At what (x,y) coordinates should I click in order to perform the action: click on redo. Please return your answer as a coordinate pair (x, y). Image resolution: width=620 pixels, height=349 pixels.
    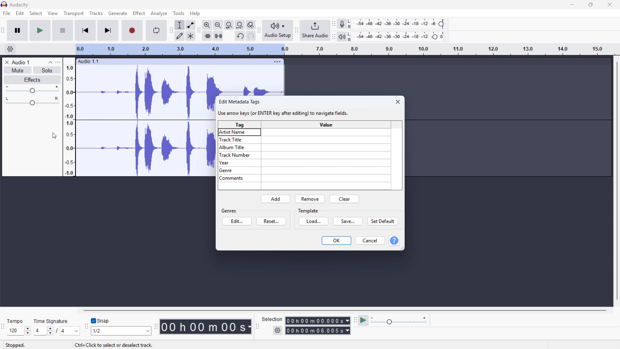
    Looking at the image, I should click on (250, 36).